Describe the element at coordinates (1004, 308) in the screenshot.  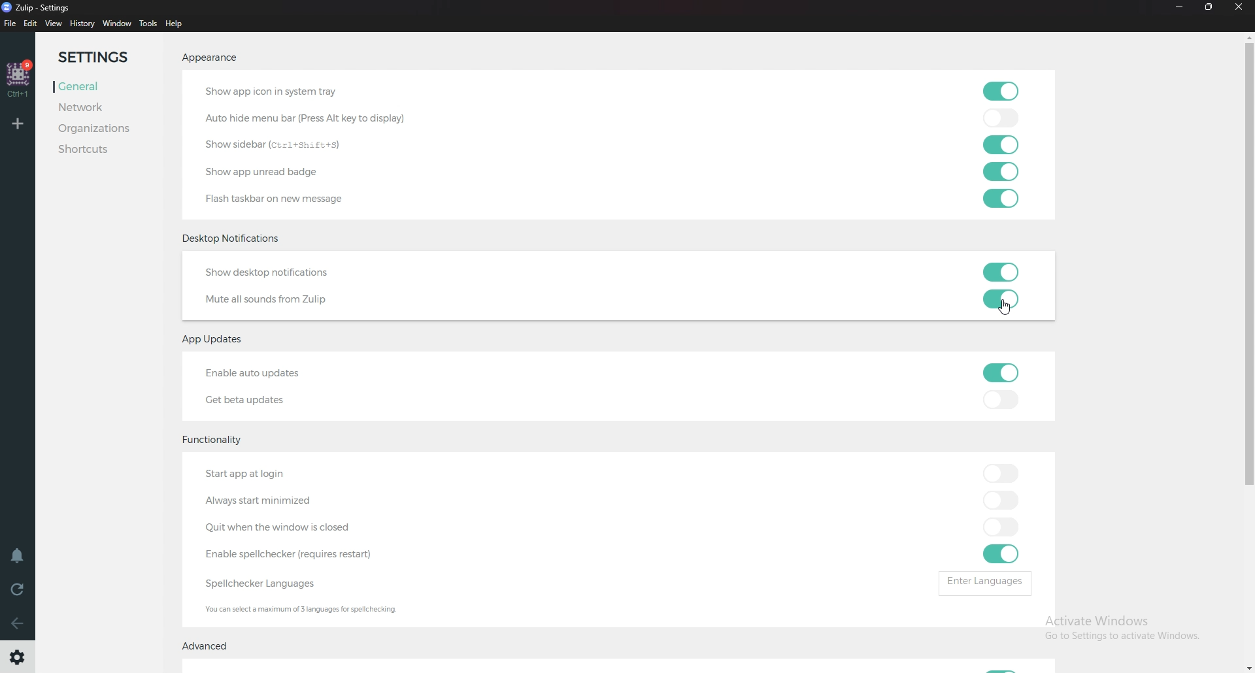
I see `cursor` at that location.